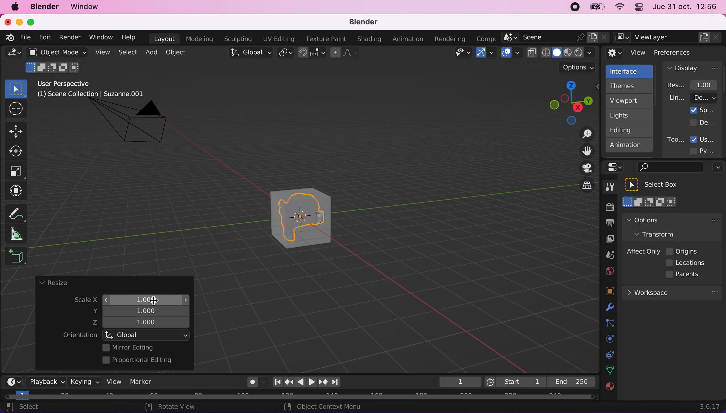 The image size is (726, 413). Describe the element at coordinates (631, 116) in the screenshot. I see `lights` at that location.